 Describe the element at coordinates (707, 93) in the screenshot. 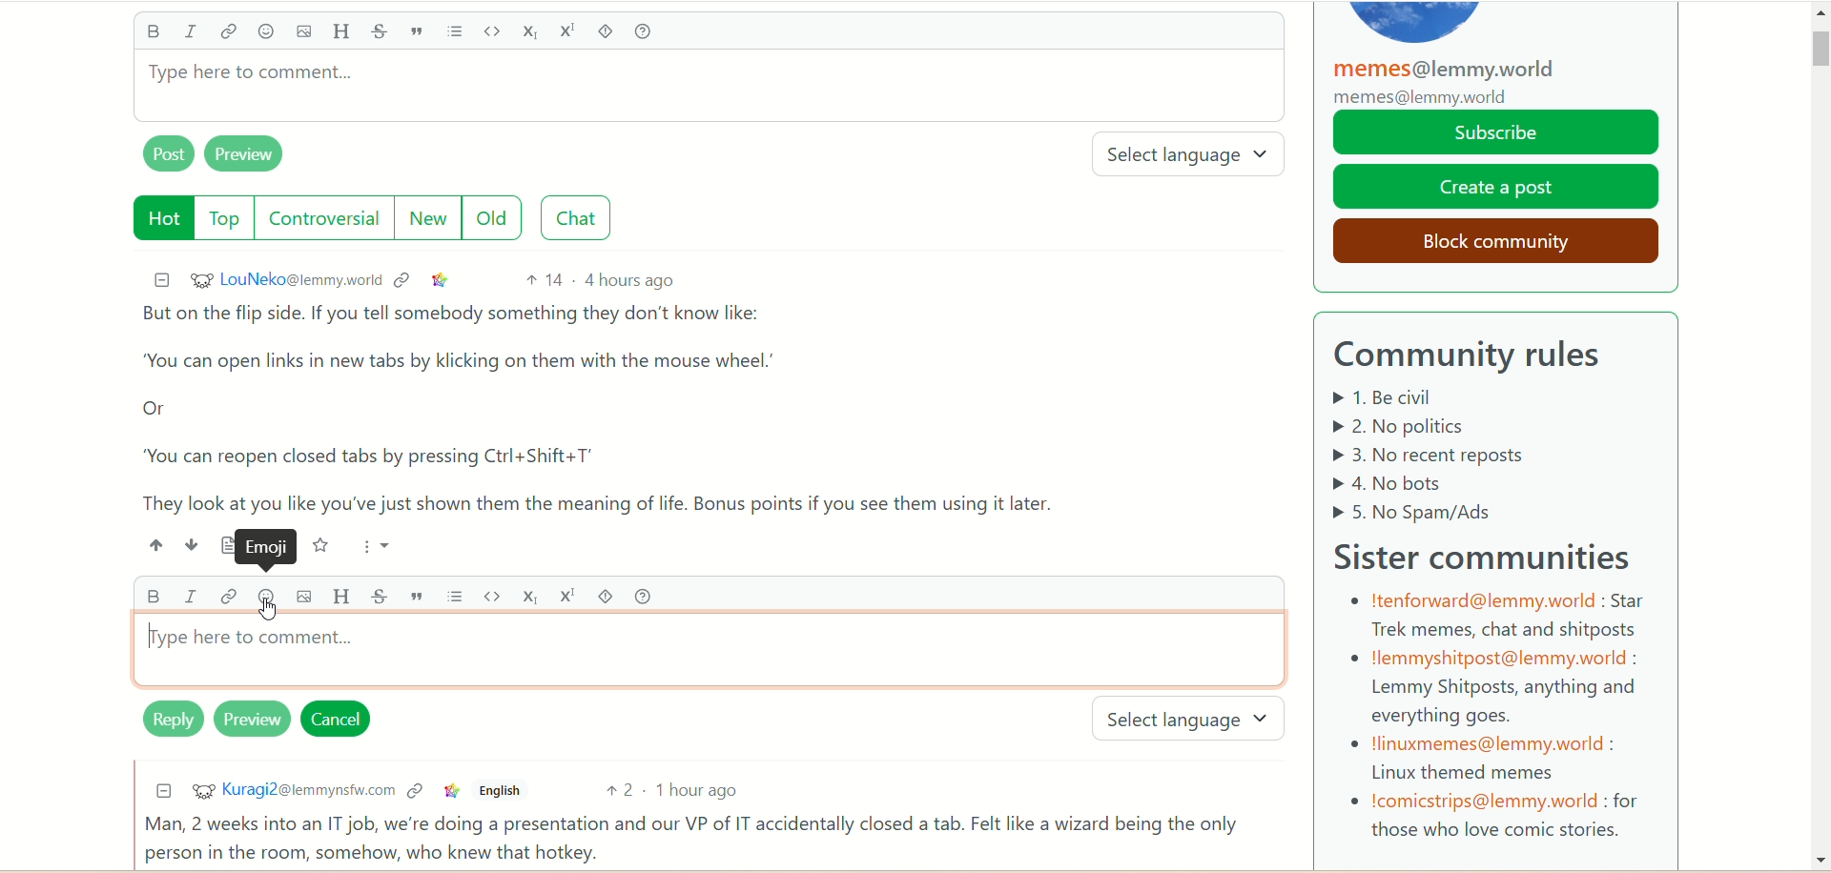

I see `type comment here` at that location.